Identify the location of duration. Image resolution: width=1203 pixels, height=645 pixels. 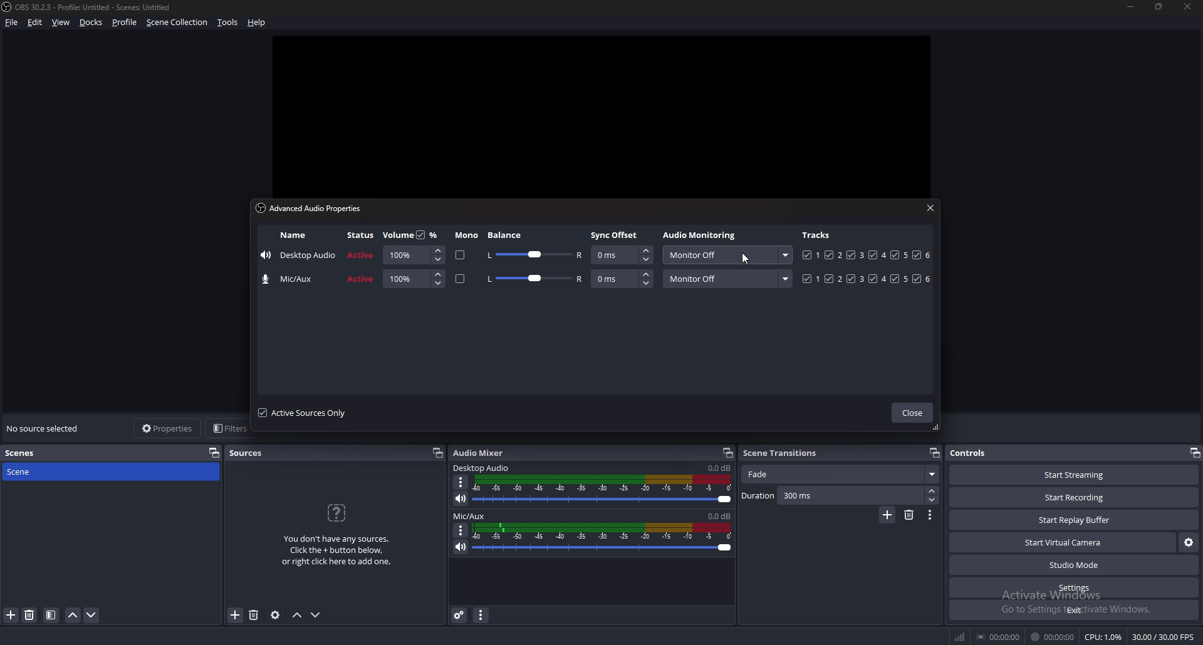
(831, 496).